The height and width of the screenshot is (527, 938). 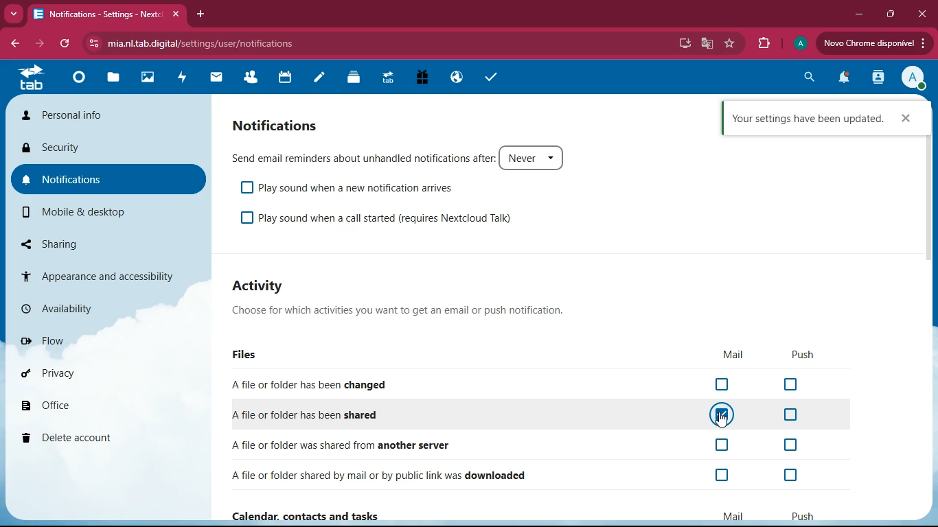 I want to click on play sound, so click(x=378, y=219).